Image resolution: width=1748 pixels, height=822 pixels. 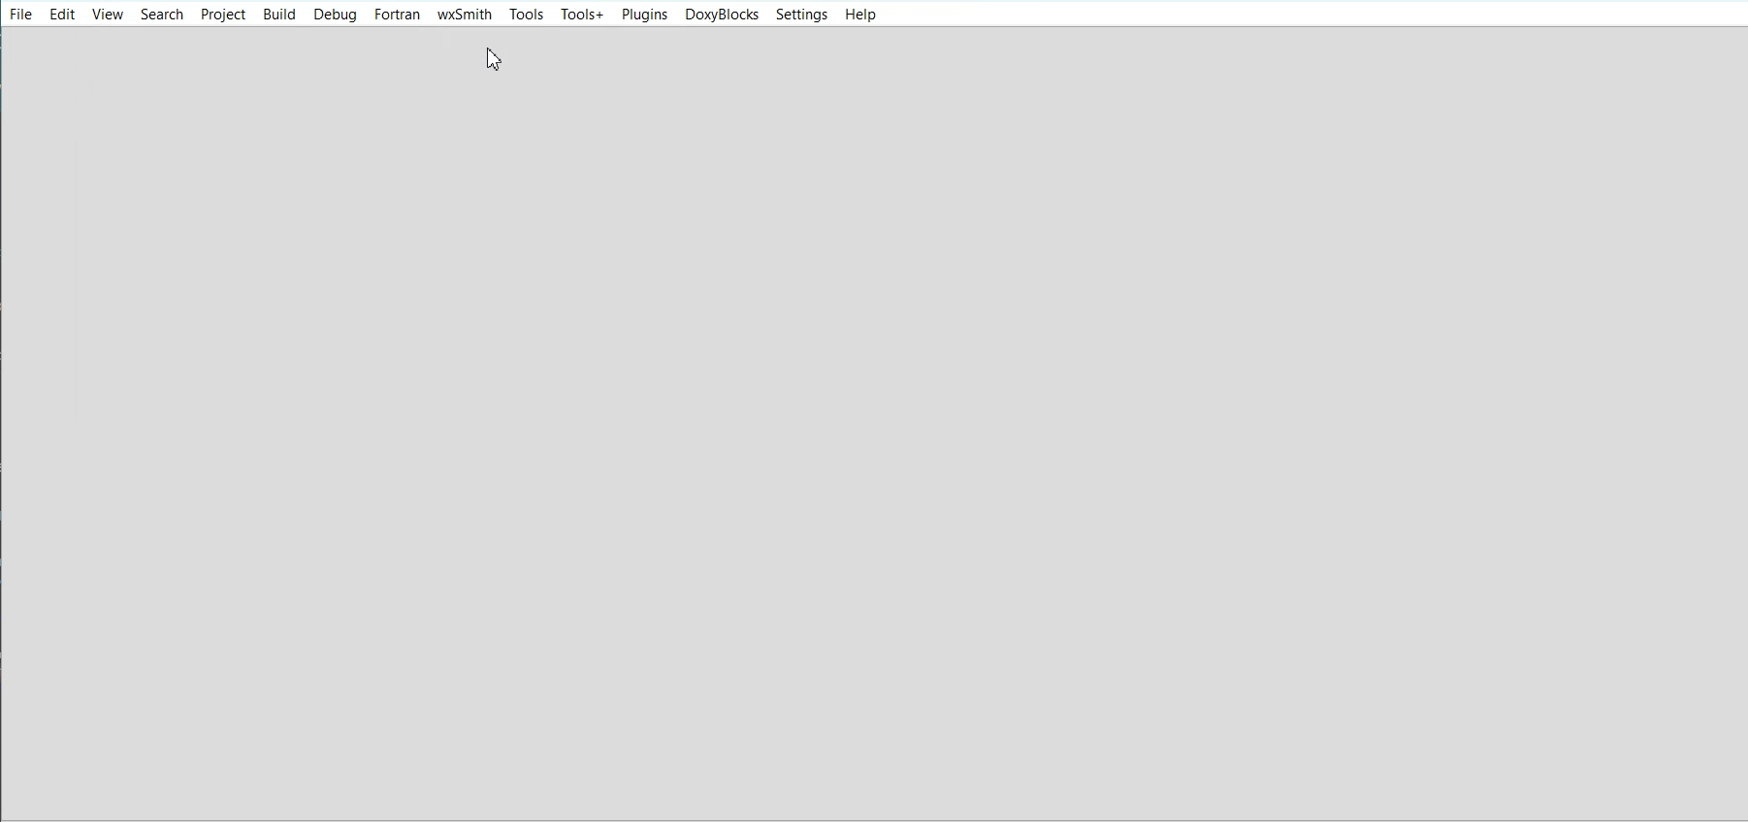 What do you see at coordinates (858, 16) in the screenshot?
I see `Help` at bounding box center [858, 16].